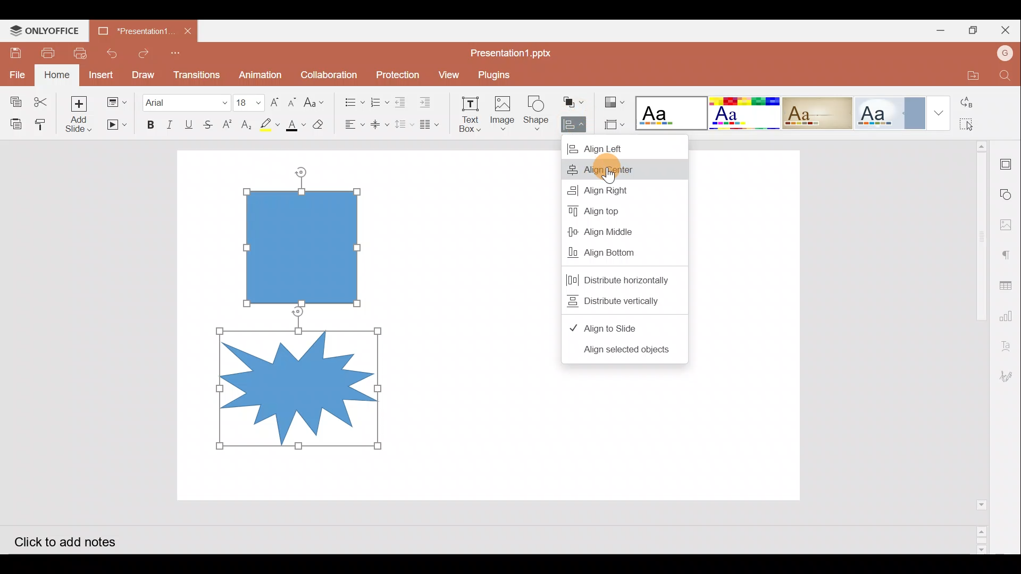 This screenshot has height=574, width=1021. I want to click on Paste, so click(14, 123).